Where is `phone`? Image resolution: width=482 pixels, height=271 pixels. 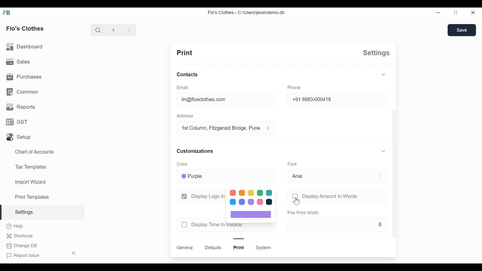
phone is located at coordinates (294, 88).